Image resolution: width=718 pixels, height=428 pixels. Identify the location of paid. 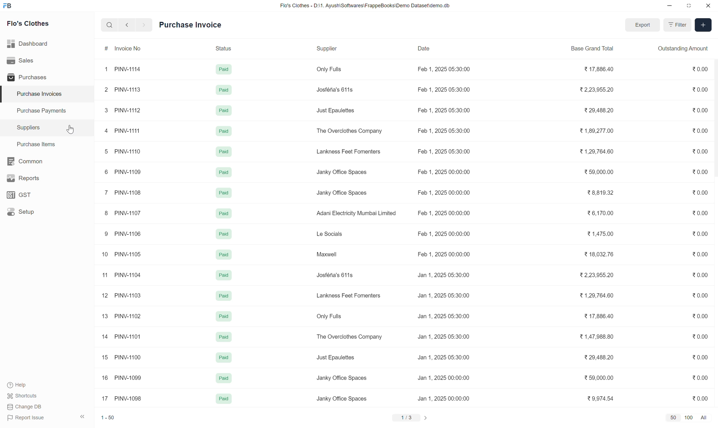
(224, 152).